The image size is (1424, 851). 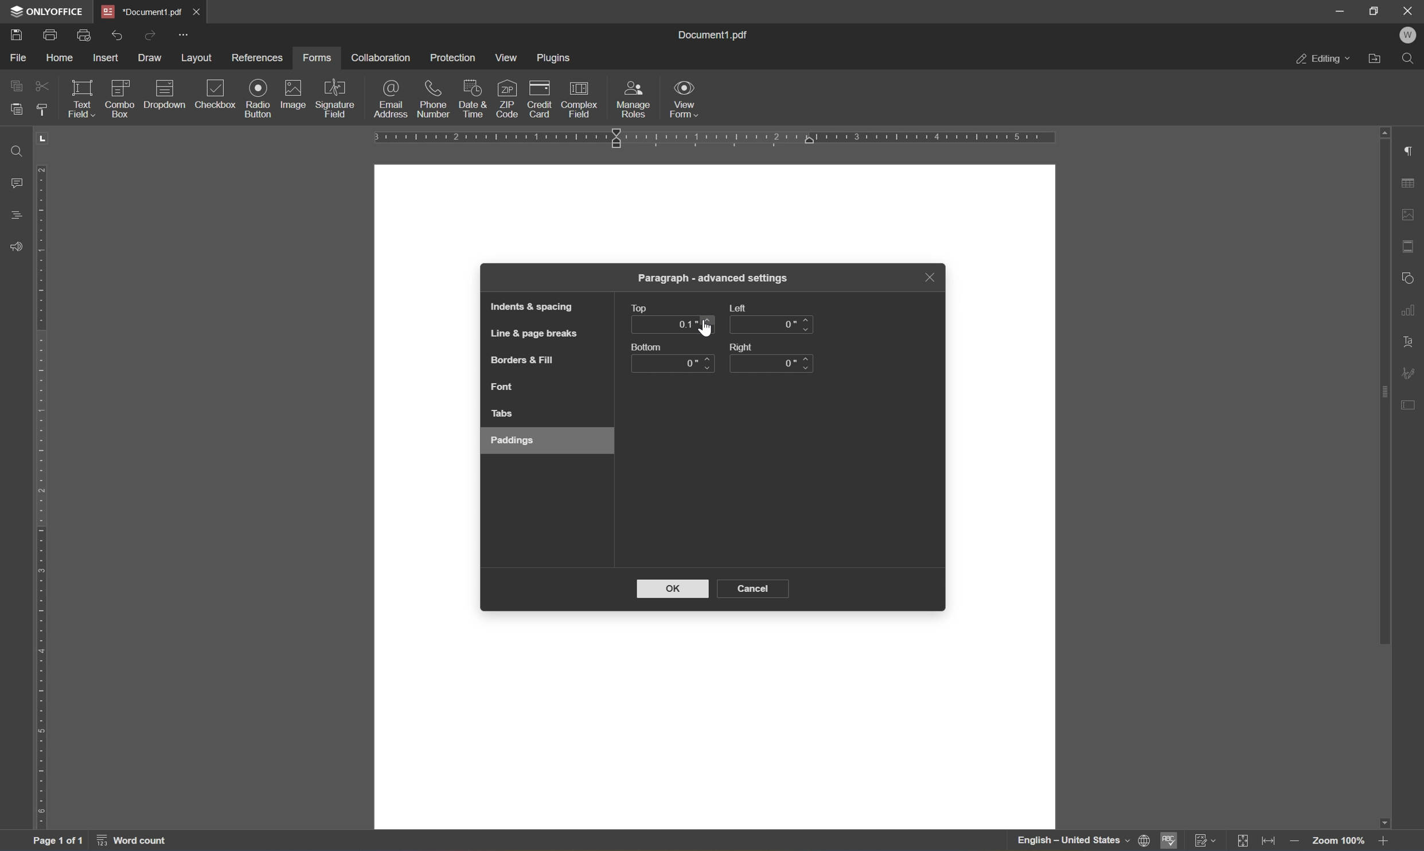 I want to click on image settings, so click(x=1409, y=217).